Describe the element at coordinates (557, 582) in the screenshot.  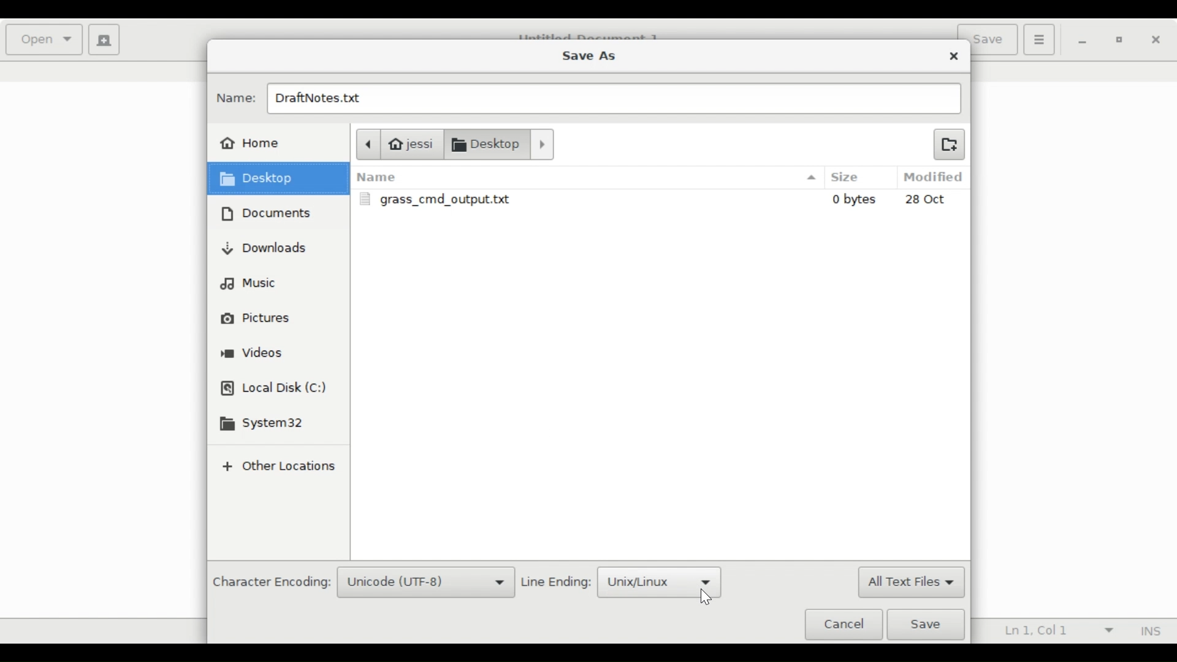
I see `Line Ending` at that location.